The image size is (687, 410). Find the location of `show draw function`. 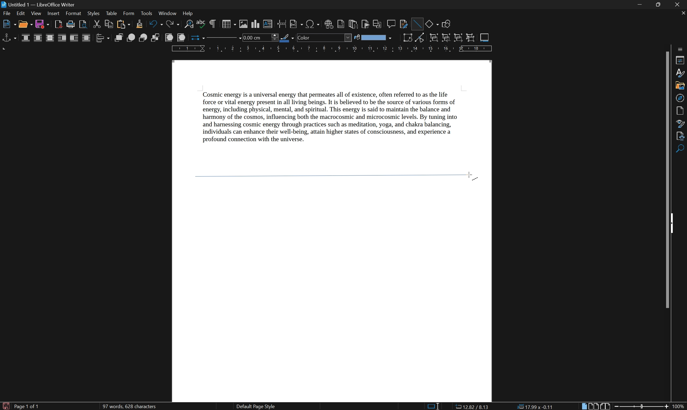

show draw function is located at coordinates (446, 24).